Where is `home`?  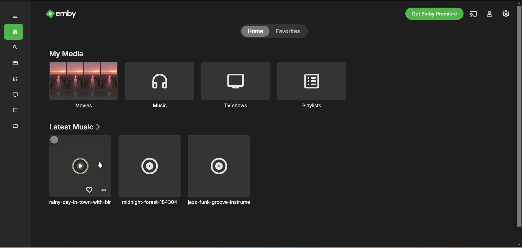
home is located at coordinates (256, 31).